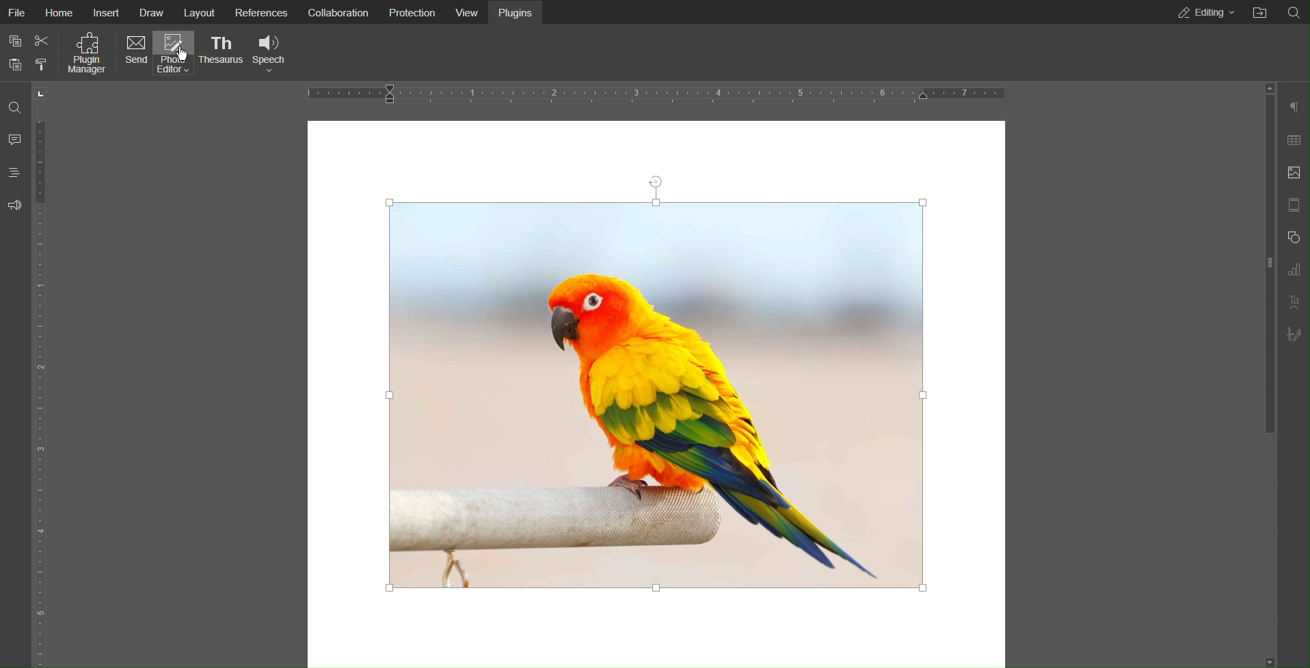 The width and height of the screenshot is (1310, 668). What do you see at coordinates (1292, 238) in the screenshot?
I see `Shape Settings` at bounding box center [1292, 238].